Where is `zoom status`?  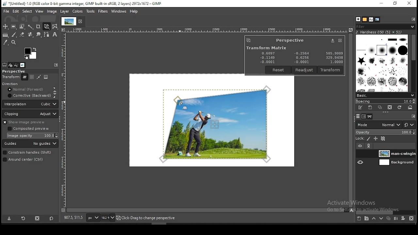 zoom status is located at coordinates (108, 217).